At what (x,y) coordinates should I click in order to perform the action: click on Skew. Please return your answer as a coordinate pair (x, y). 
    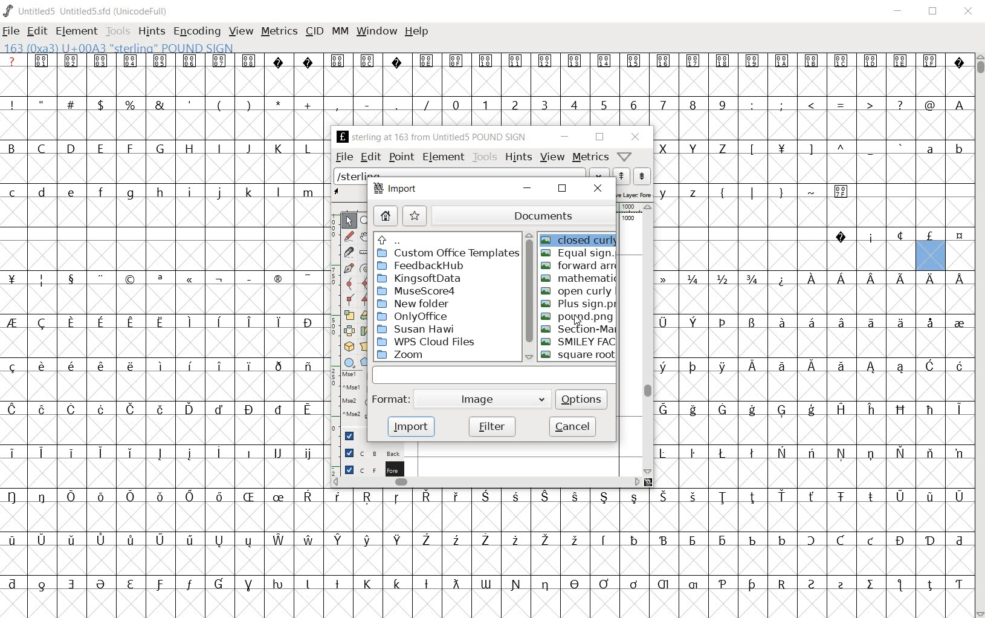
    Looking at the image, I should click on (365, 331).